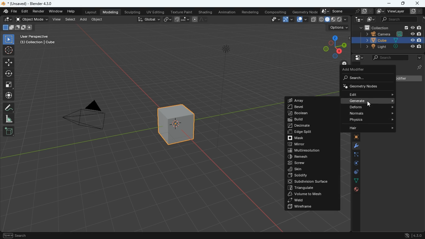 This screenshot has height=239, width=425. I want to click on physics, so click(371, 119).